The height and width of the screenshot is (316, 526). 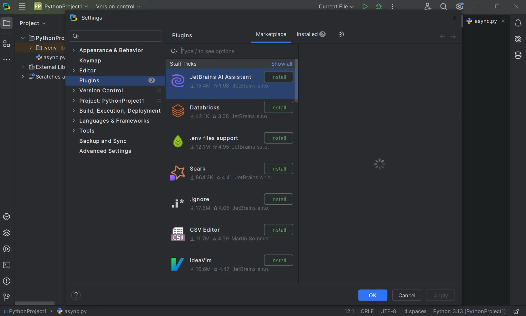 What do you see at coordinates (498, 7) in the screenshot?
I see `restore down` at bounding box center [498, 7].